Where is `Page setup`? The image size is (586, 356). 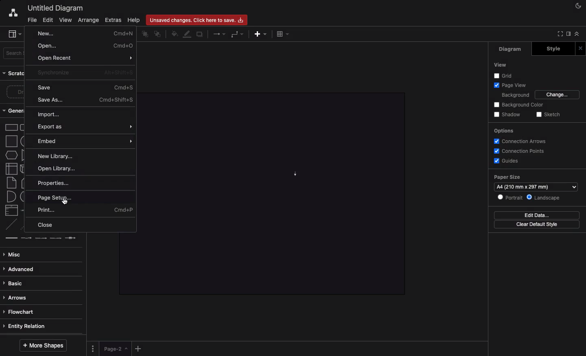 Page setup is located at coordinates (55, 198).